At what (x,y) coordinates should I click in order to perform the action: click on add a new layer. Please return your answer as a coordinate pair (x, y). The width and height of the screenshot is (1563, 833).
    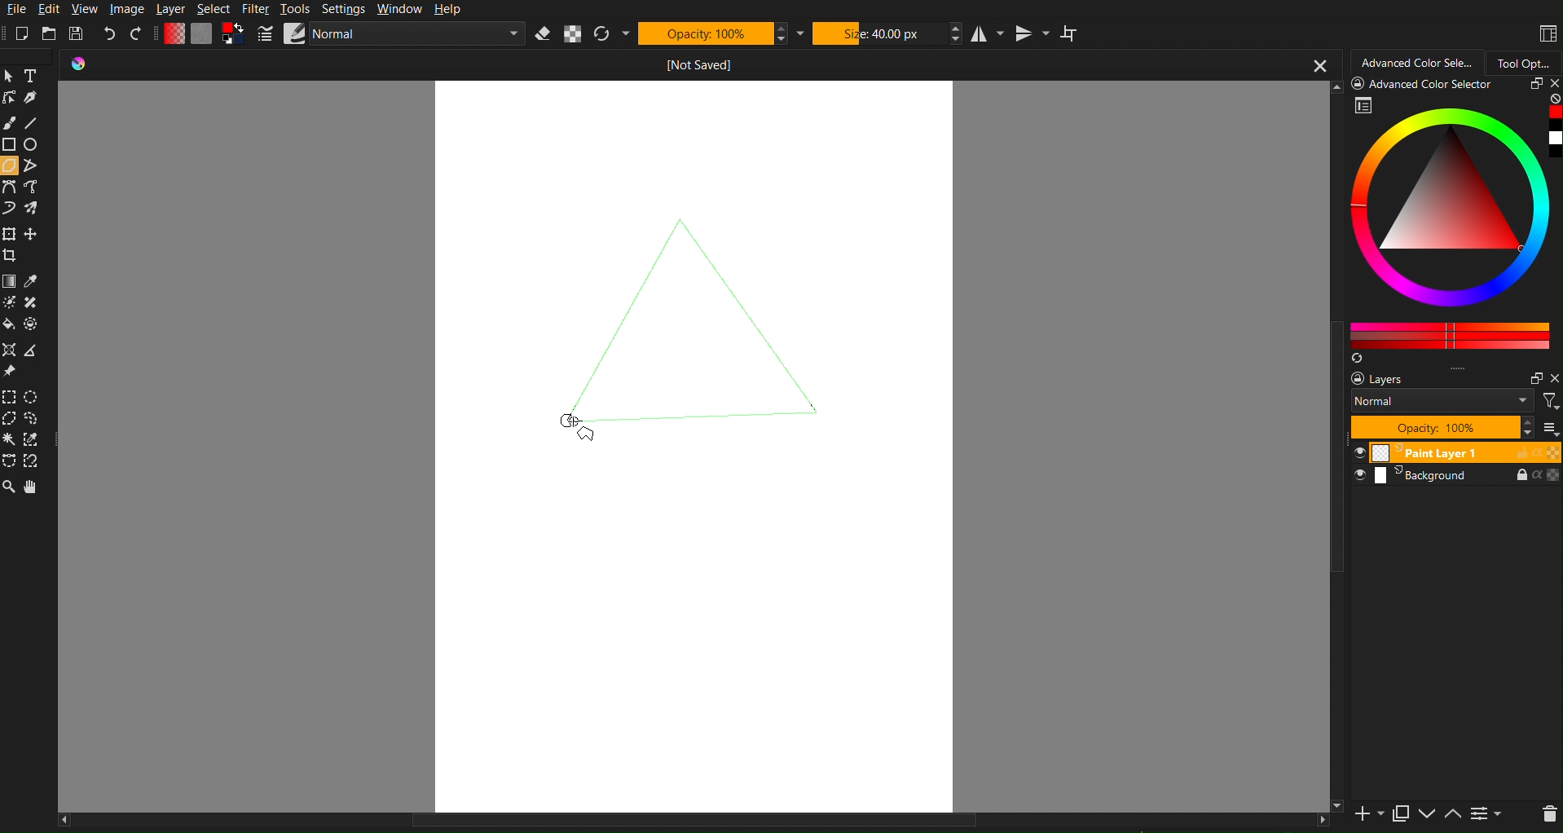
    Looking at the image, I should click on (1367, 815).